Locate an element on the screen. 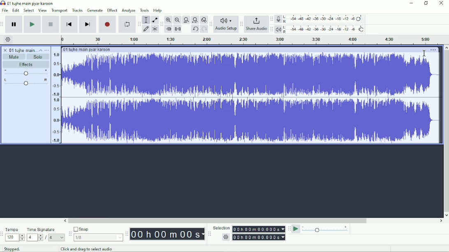  close is located at coordinates (5, 50).